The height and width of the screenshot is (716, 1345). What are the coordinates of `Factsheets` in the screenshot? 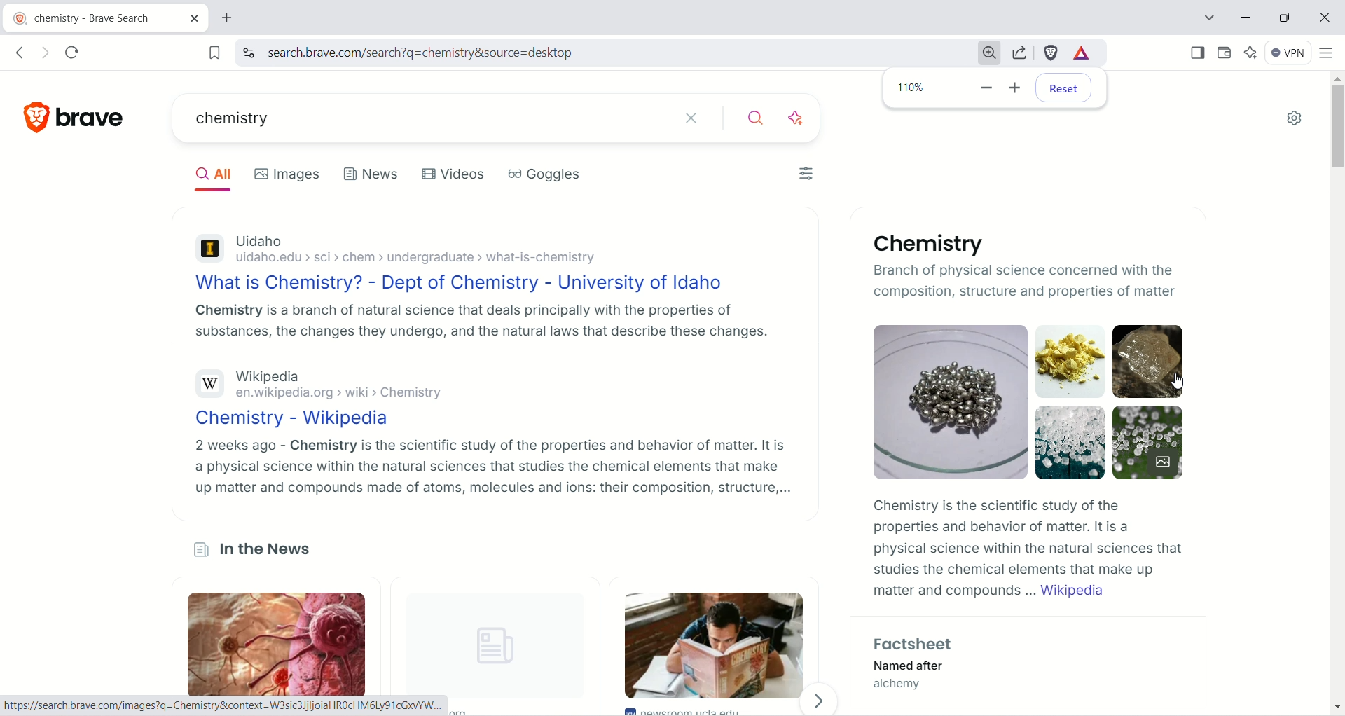 It's located at (913, 642).